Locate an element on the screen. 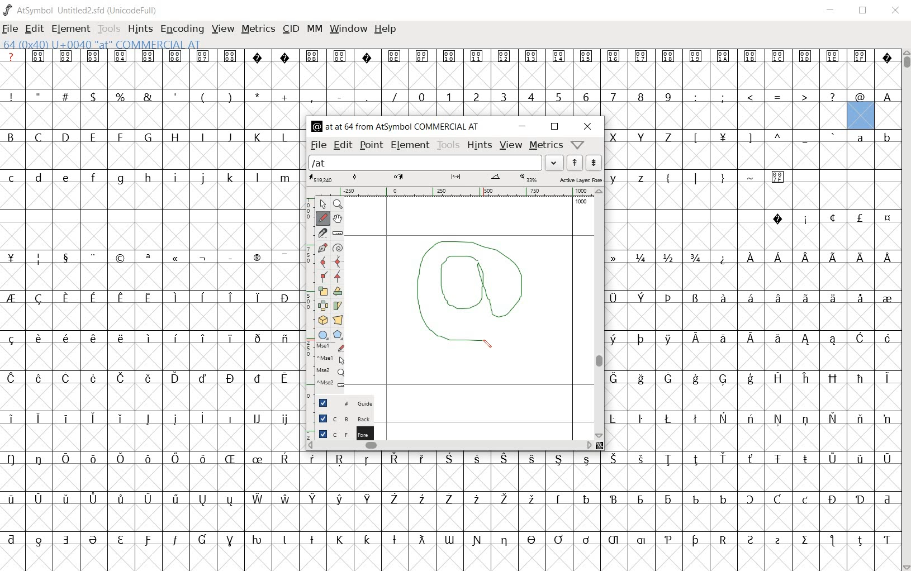 The width and height of the screenshot is (911, 571). load word list dropdown is located at coordinates (556, 163).